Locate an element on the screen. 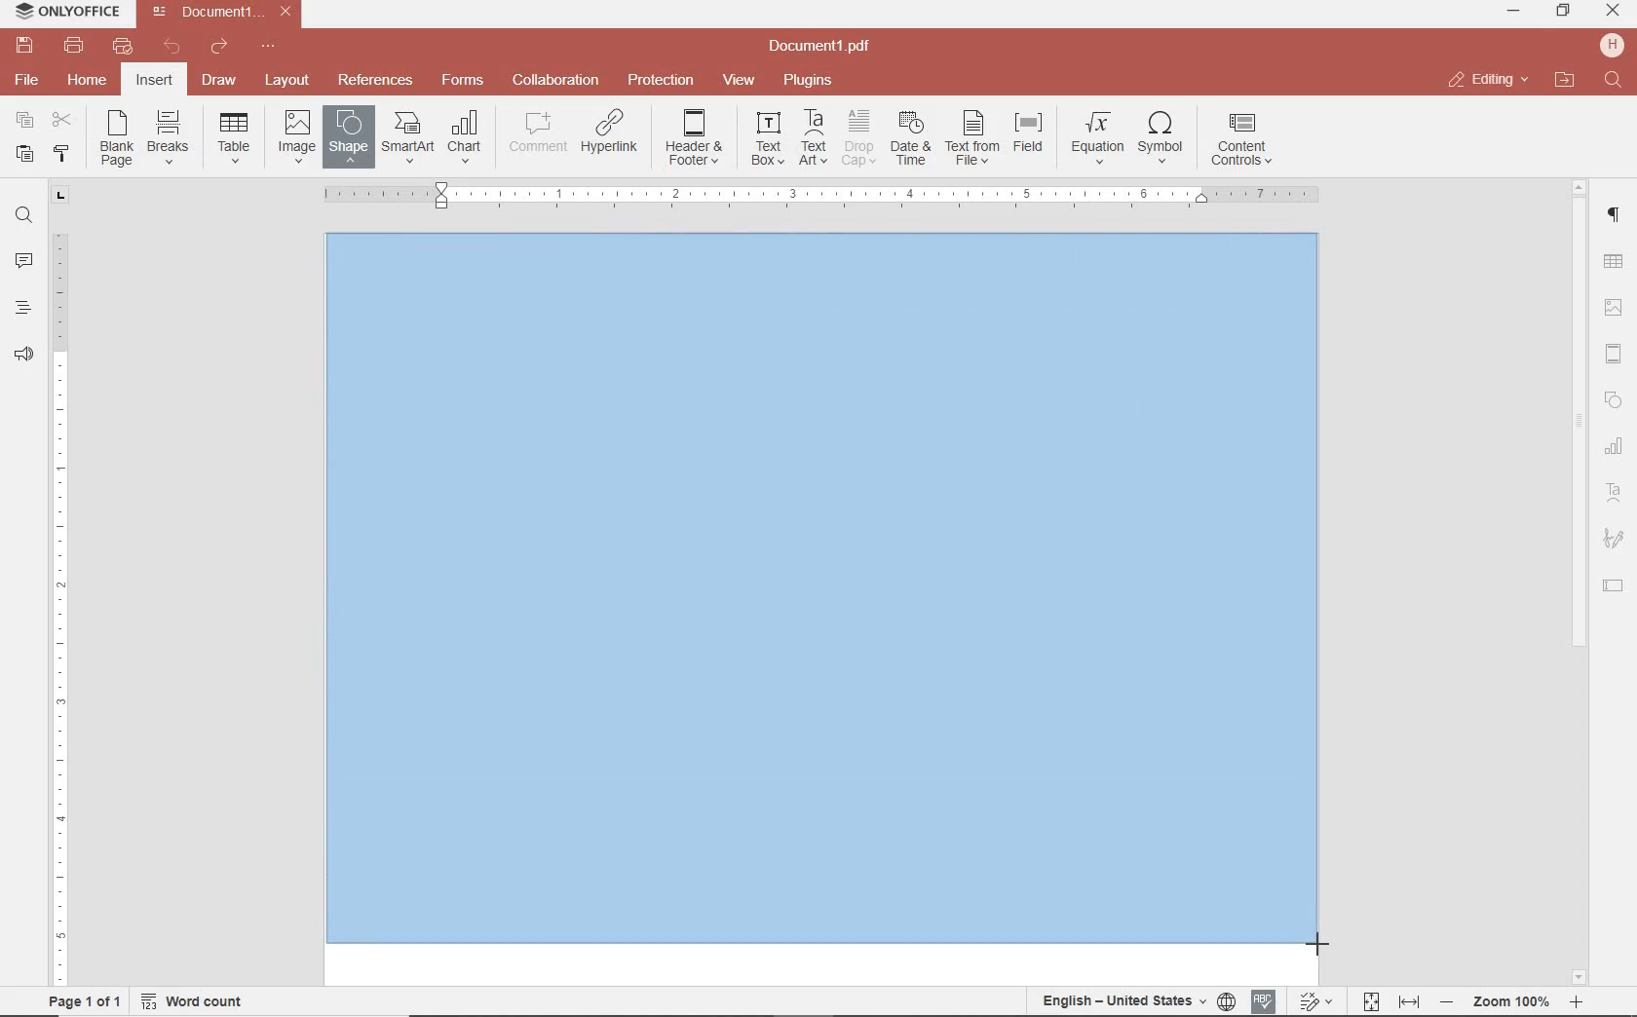 The height and width of the screenshot is (1017, 1637). INSERT CURRENT DATE AND TIME is located at coordinates (908, 139).